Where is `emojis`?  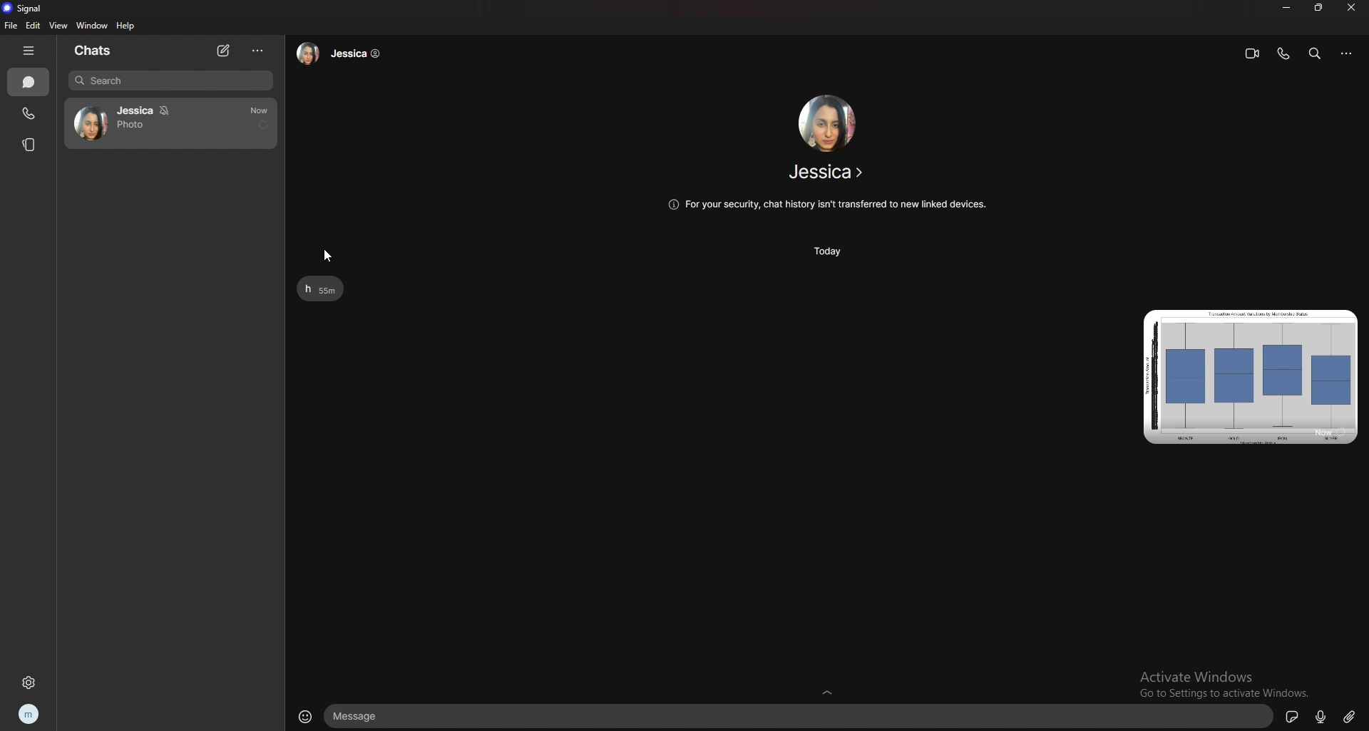
emojis is located at coordinates (304, 715).